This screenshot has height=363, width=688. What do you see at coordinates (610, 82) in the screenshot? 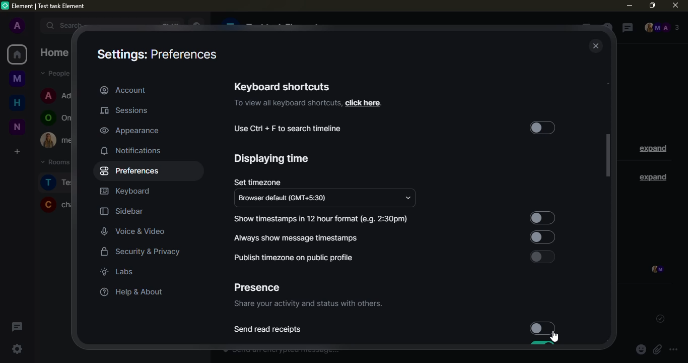
I see `move up` at bounding box center [610, 82].